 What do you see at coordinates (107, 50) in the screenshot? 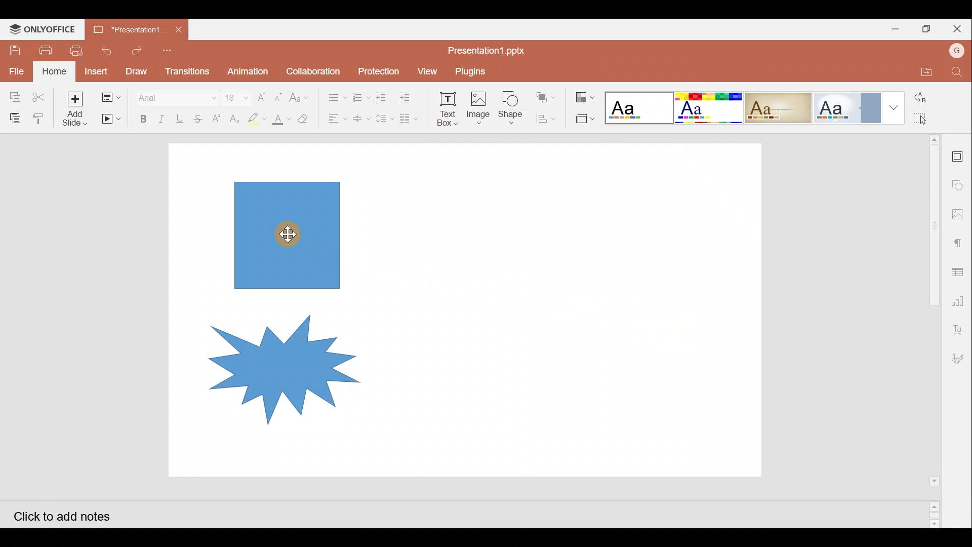
I see `Undo` at bounding box center [107, 50].